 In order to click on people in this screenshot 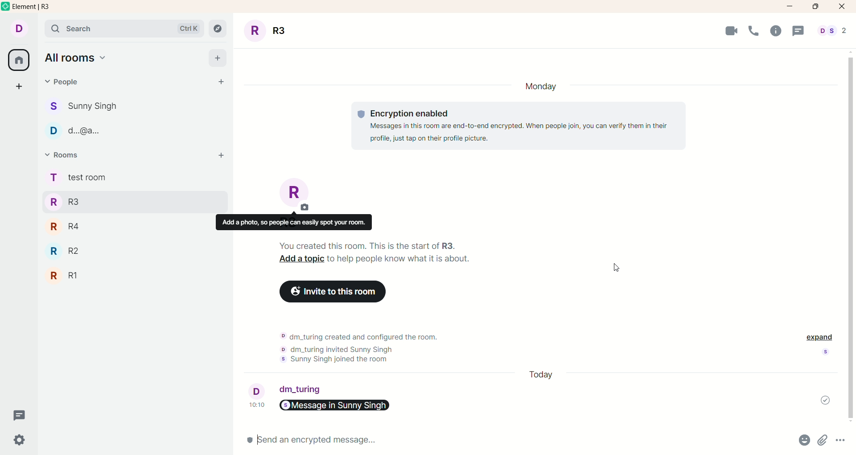, I will do `click(834, 30)`.